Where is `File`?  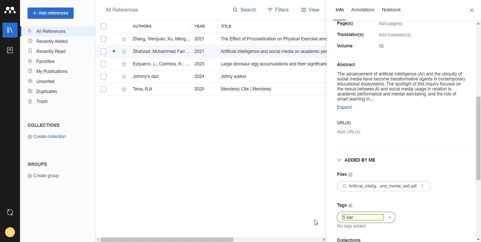
File is located at coordinates (212, 39).